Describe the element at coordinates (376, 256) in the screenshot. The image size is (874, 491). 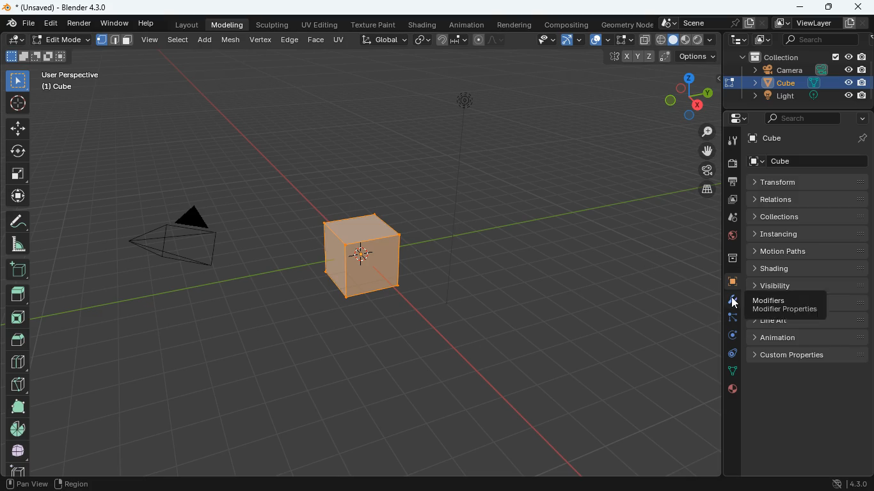
I see `cube` at that location.